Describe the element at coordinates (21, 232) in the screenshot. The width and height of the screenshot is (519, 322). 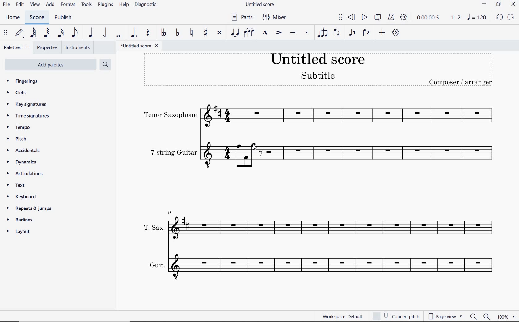
I see `LAYOUT` at that location.